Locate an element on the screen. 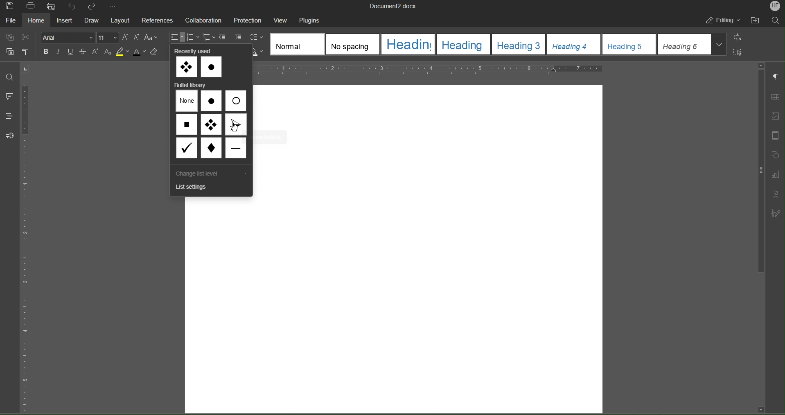 The image size is (785, 415). Tick mark is located at coordinates (187, 148).